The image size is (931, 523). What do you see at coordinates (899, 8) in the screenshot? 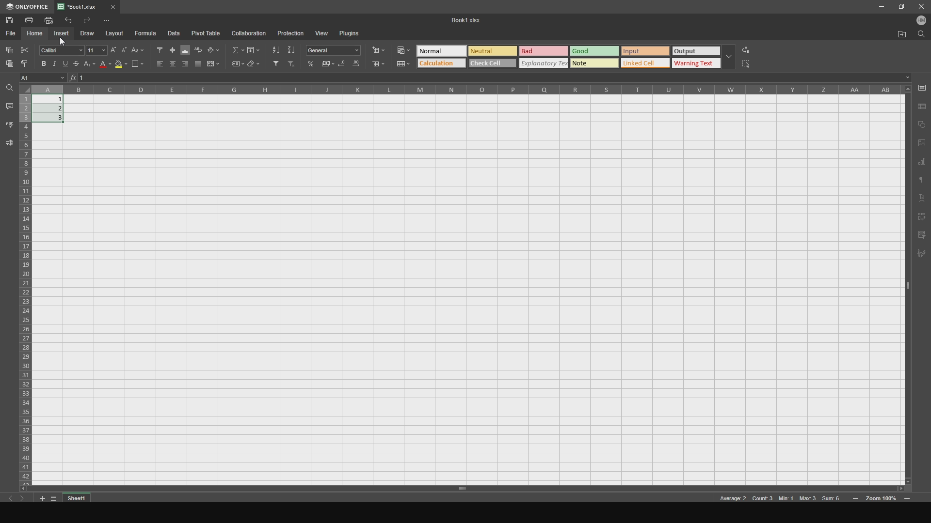
I see `maxiize` at bounding box center [899, 8].